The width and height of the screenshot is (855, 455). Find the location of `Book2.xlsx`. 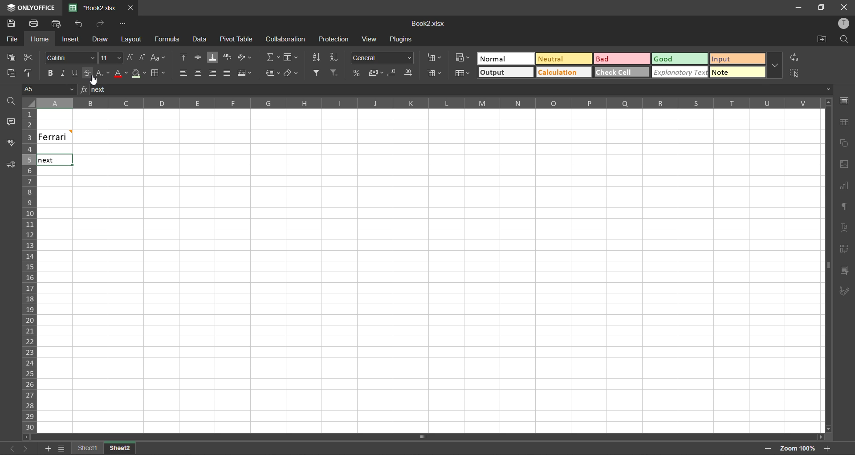

Book2.xlsx is located at coordinates (431, 23).